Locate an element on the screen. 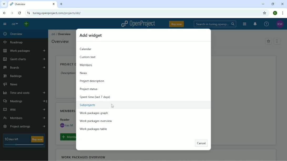 The image size is (287, 161). New tab is located at coordinates (62, 4).